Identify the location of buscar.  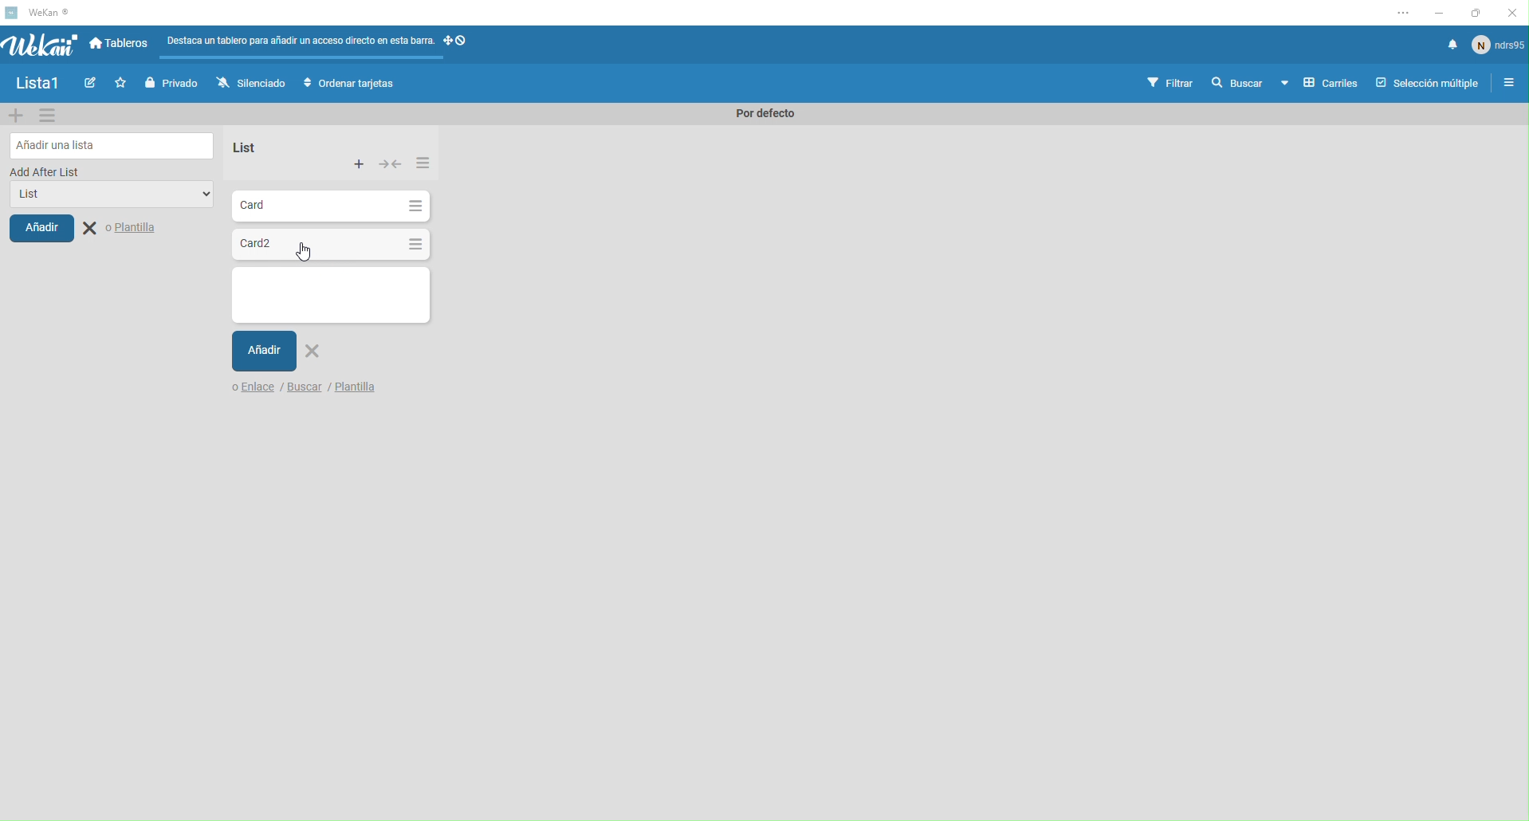
(1236, 84).